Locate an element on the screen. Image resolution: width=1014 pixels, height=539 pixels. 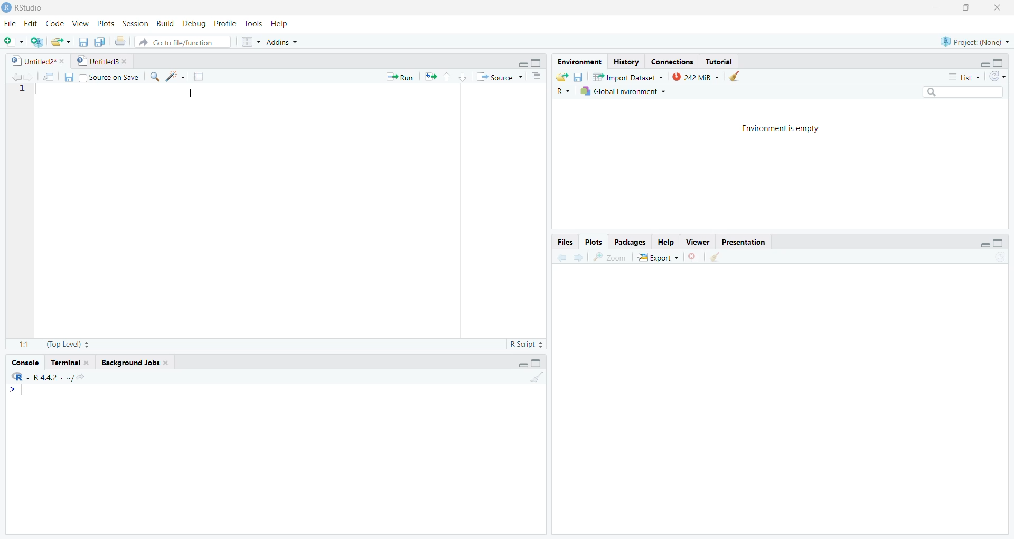
minimize is located at coordinates (521, 366).